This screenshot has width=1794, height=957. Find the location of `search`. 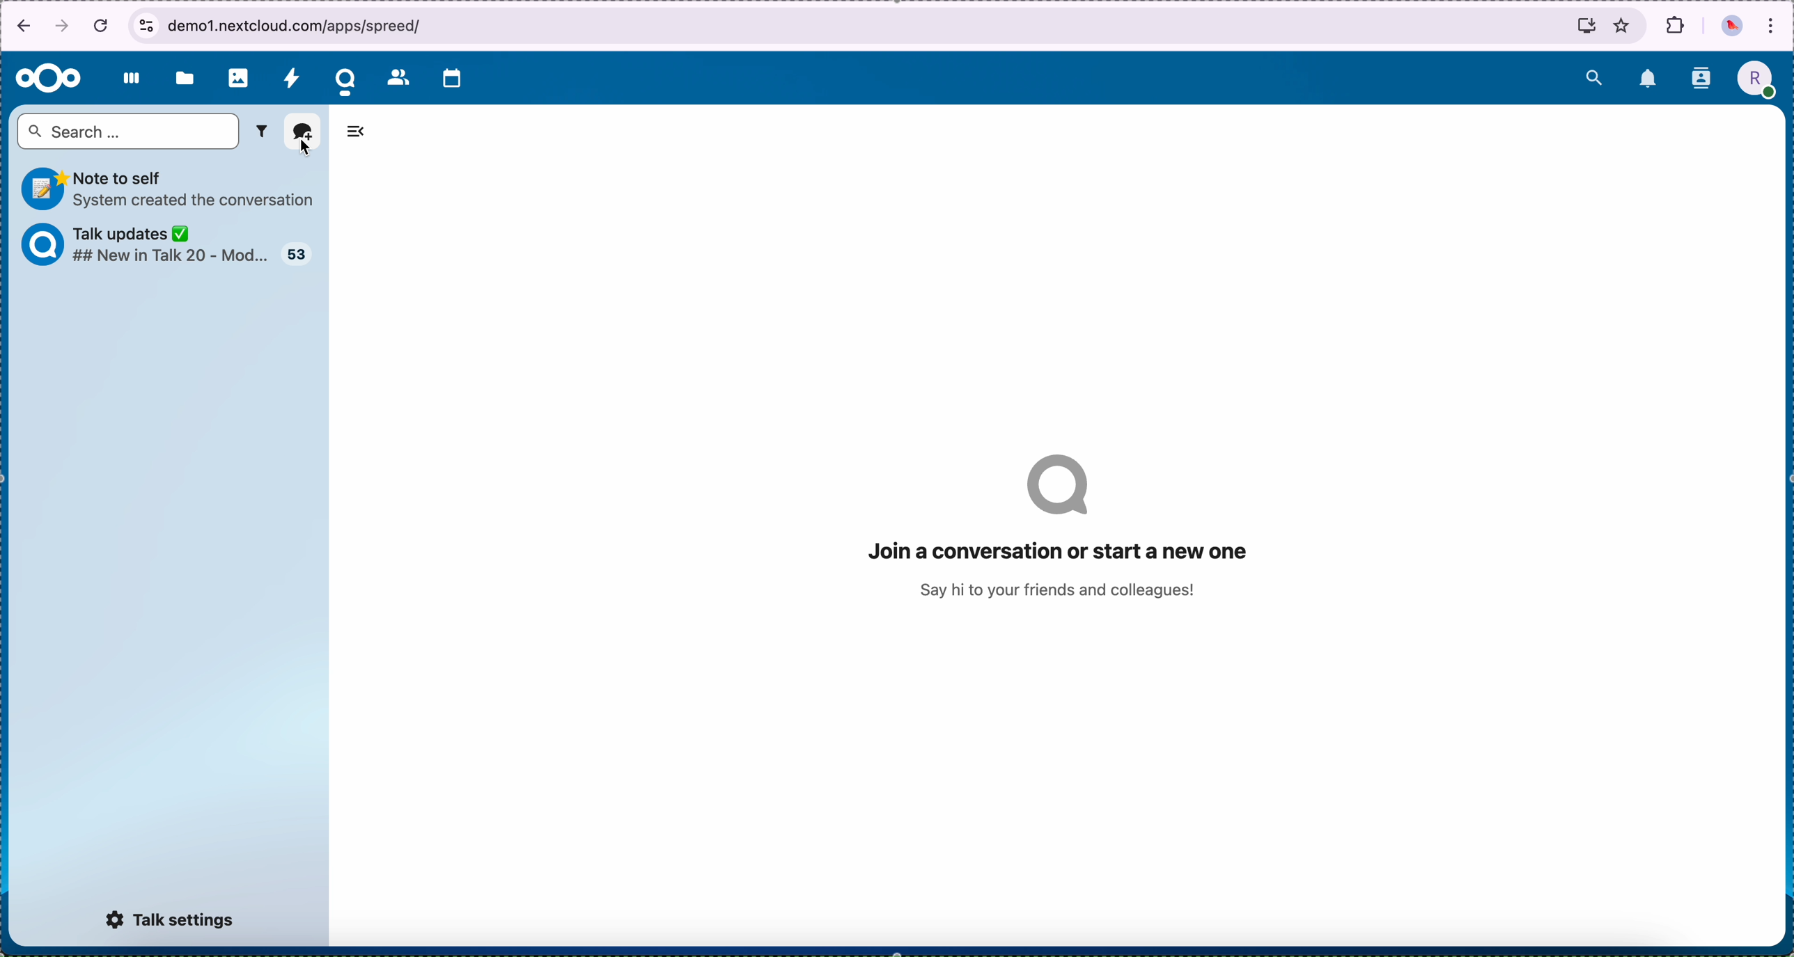

search is located at coordinates (1591, 77).